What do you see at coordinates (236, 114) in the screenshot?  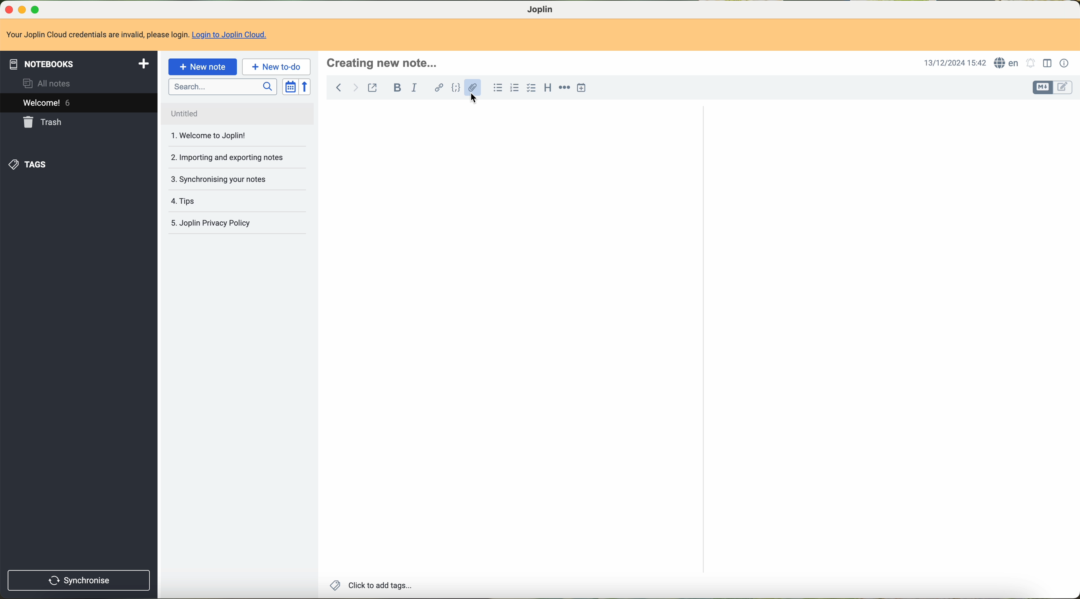 I see `untitled note` at bounding box center [236, 114].